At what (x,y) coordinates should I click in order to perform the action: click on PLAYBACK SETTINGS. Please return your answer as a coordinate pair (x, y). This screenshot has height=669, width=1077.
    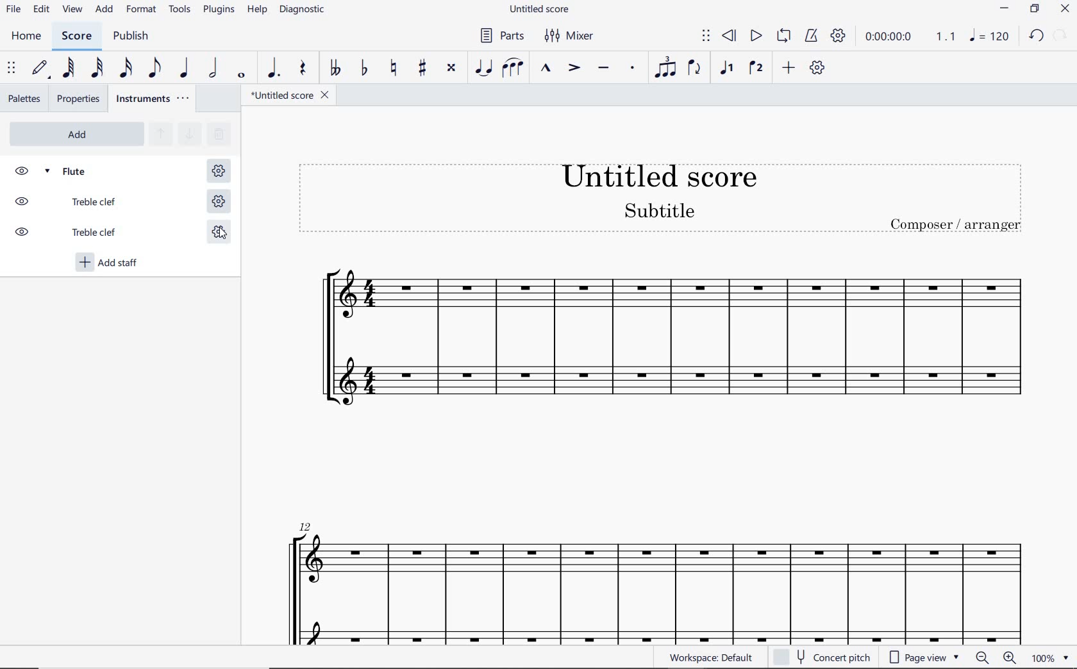
    Looking at the image, I should click on (838, 37).